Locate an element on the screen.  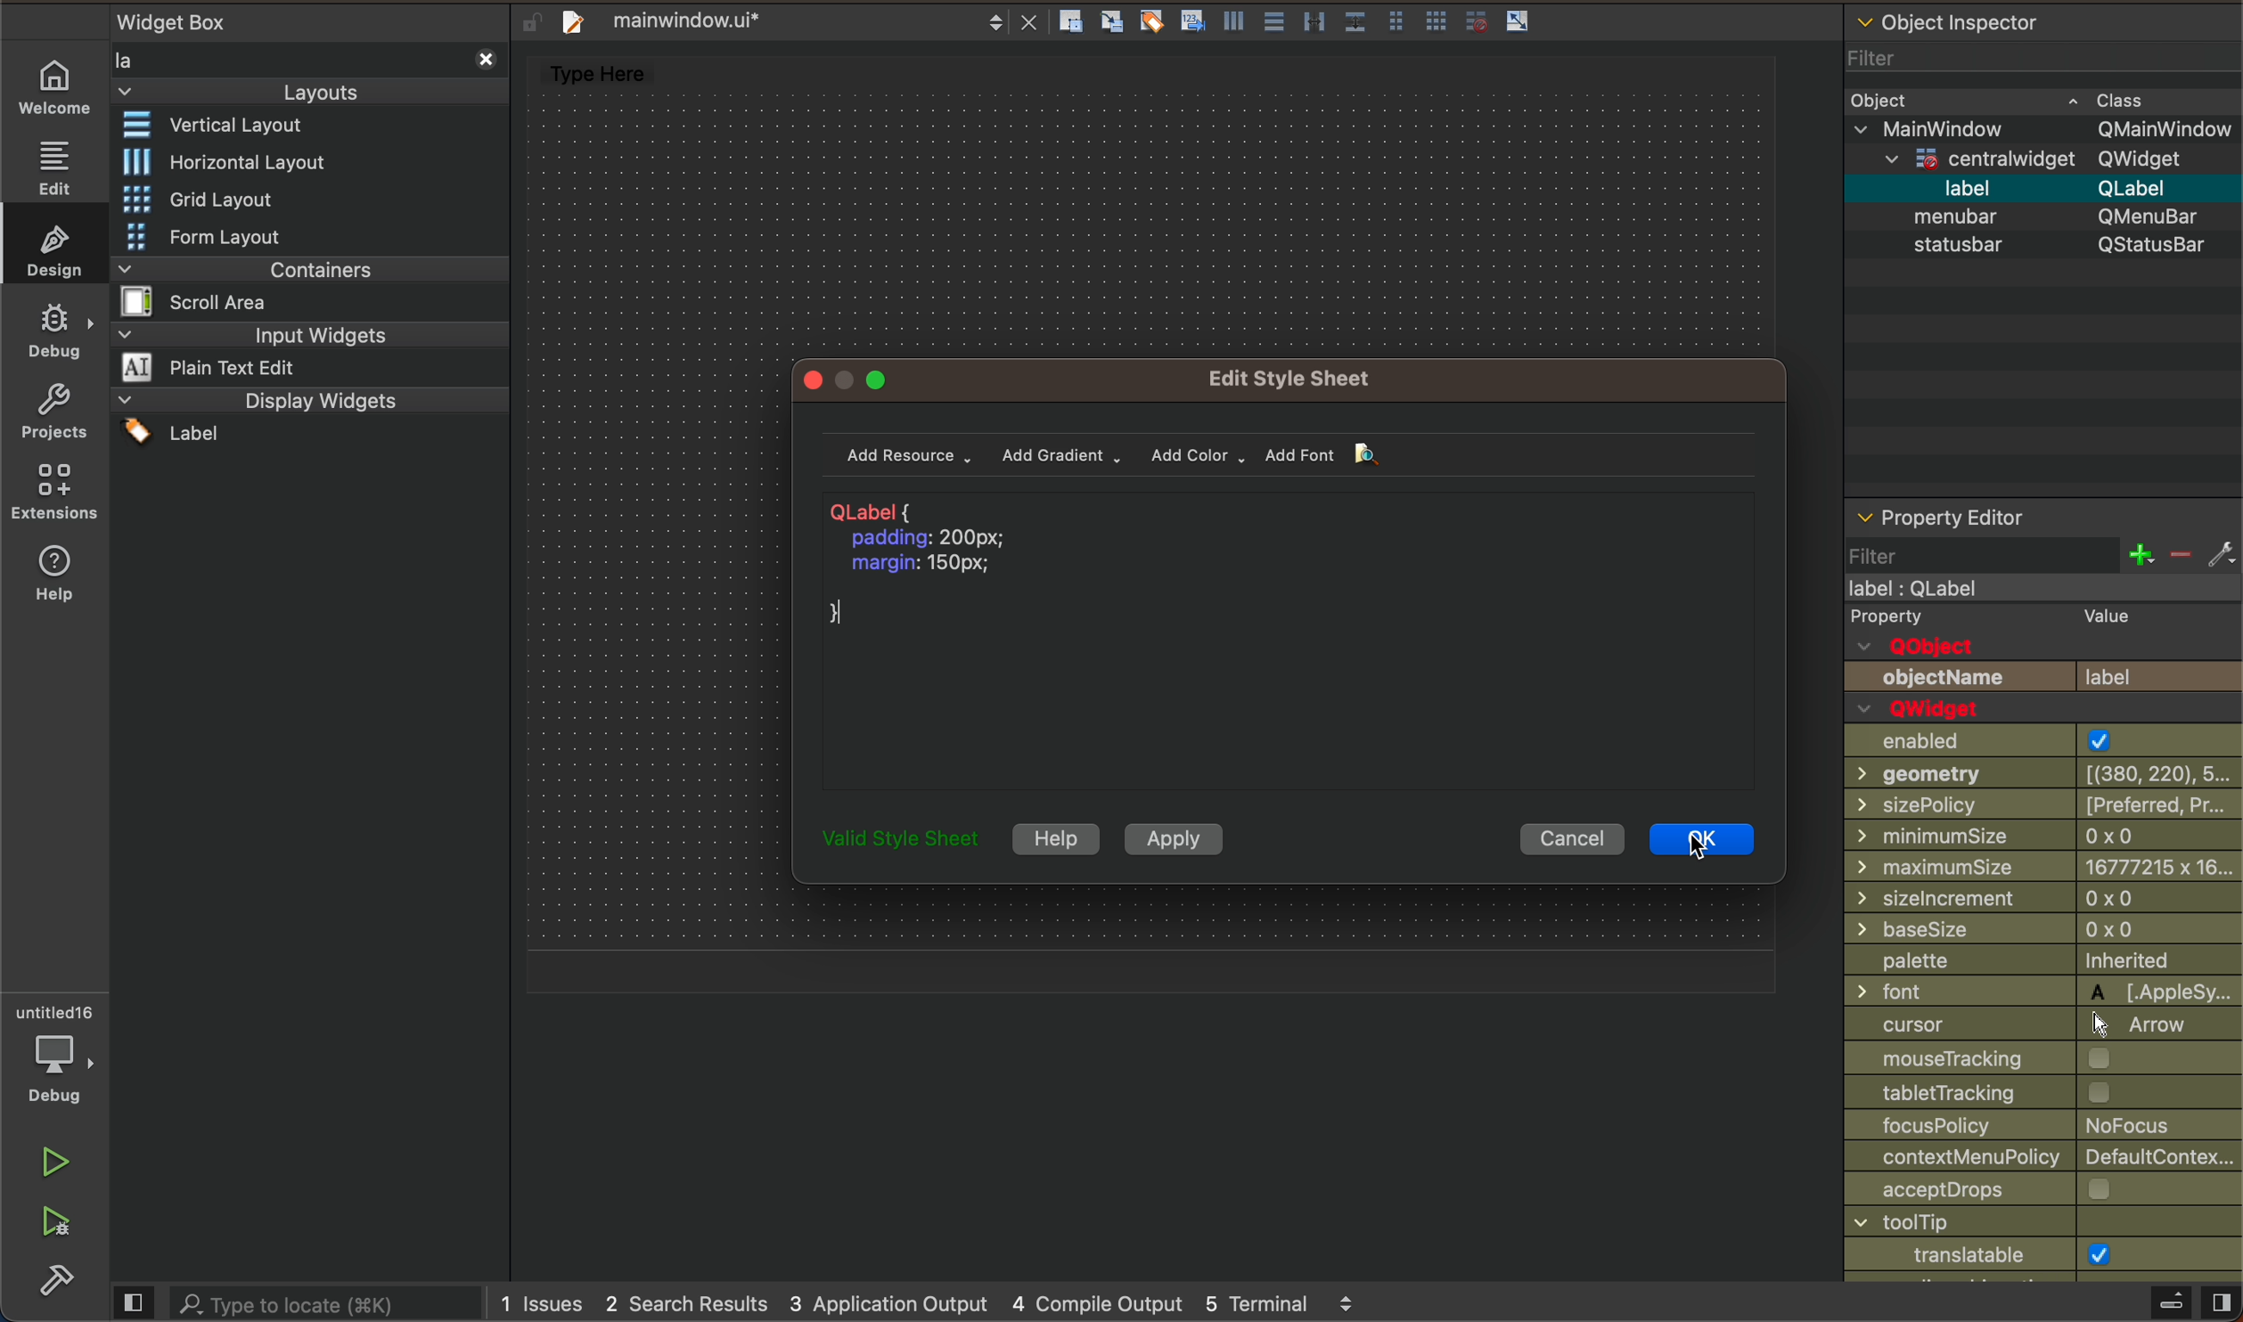
design is located at coordinates (60, 249).